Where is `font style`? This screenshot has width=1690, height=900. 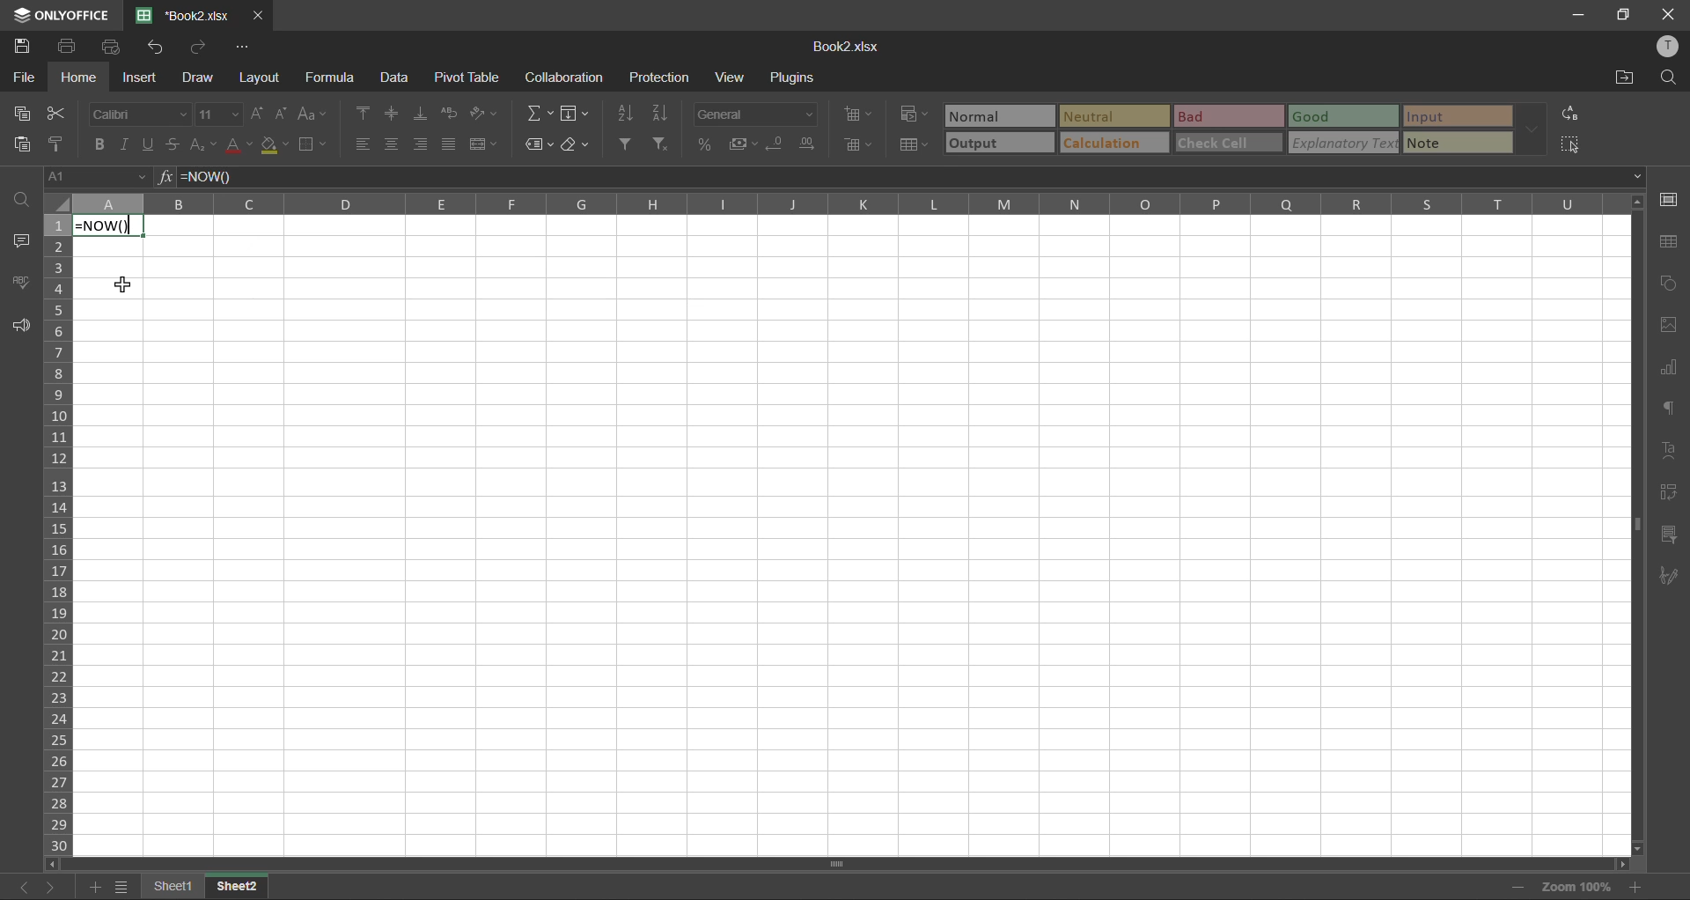
font style is located at coordinates (143, 113).